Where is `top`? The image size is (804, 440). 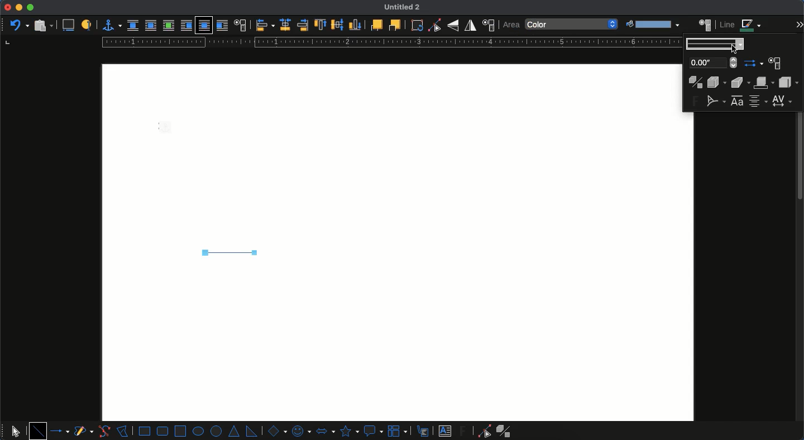
top is located at coordinates (321, 25).